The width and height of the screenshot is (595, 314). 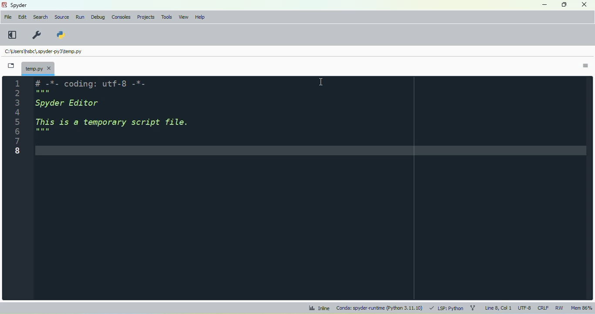 What do you see at coordinates (41, 17) in the screenshot?
I see `search` at bounding box center [41, 17].